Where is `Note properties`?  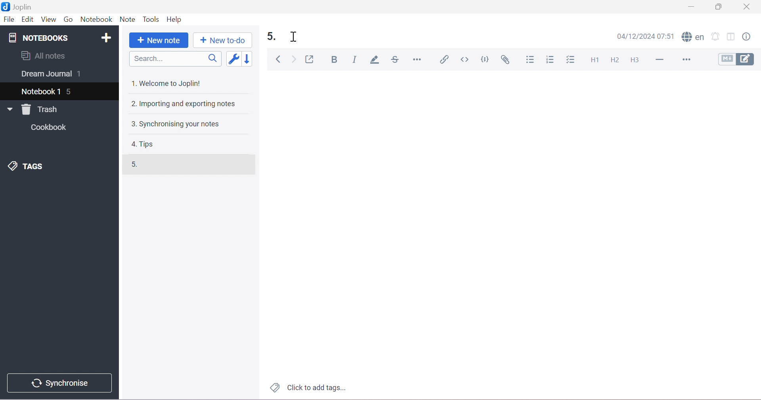
Note properties is located at coordinates (750, 36).